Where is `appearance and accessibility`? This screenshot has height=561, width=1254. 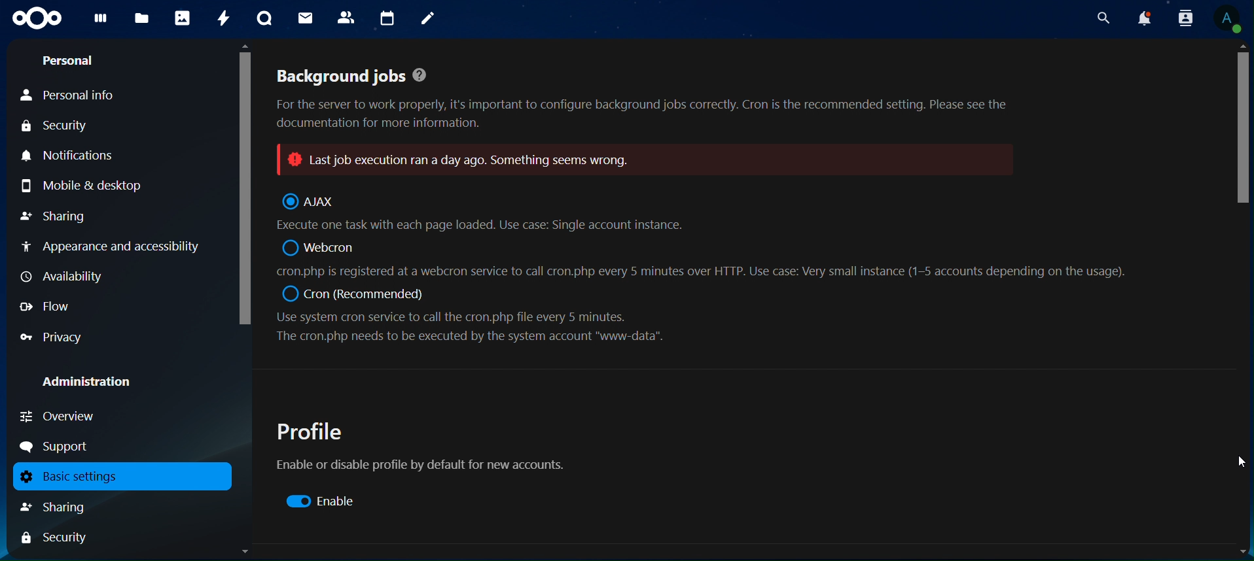 appearance and accessibility is located at coordinates (113, 248).